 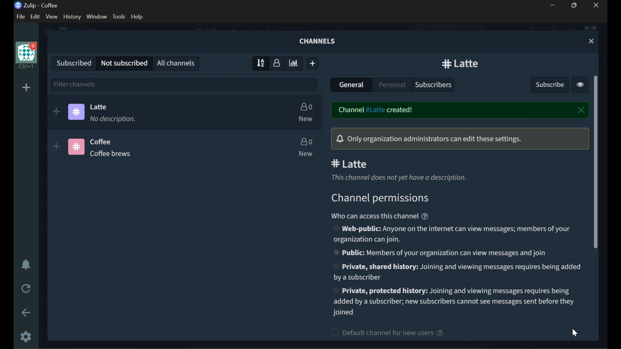 I want to click on #Latte, so click(x=410, y=164).